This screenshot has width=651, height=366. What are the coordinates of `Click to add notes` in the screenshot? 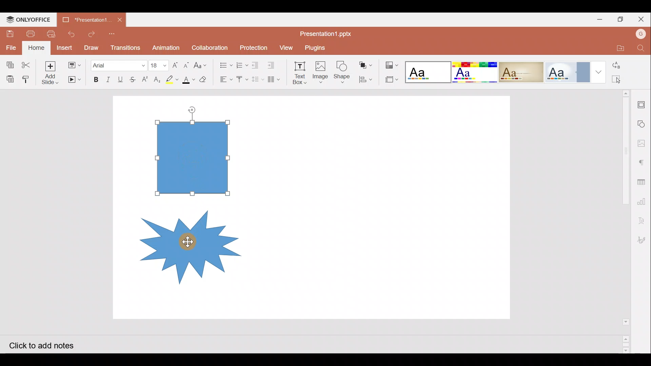 It's located at (47, 345).